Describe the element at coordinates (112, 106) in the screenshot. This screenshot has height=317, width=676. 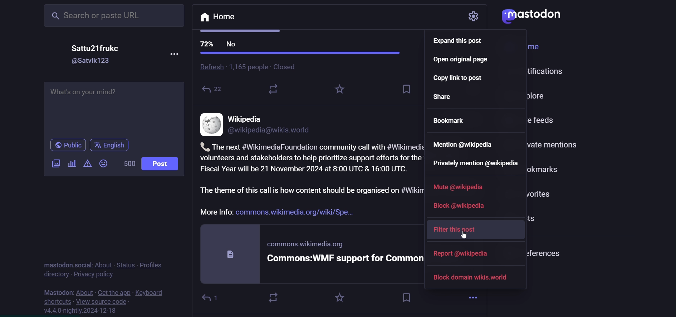
I see `post here` at that location.